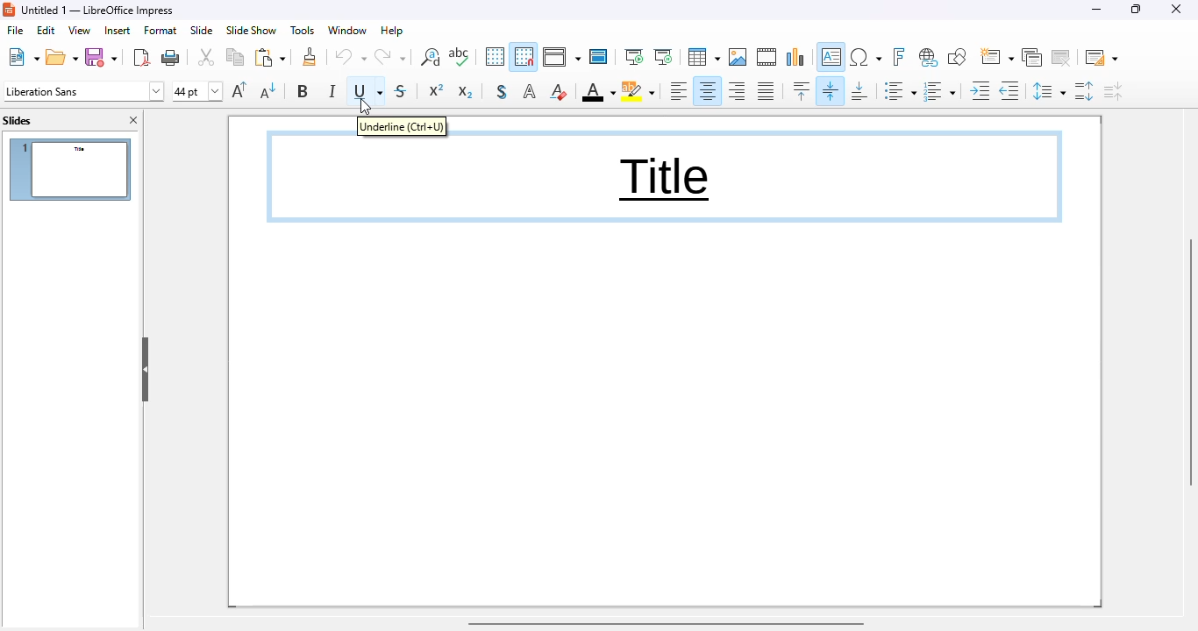 This screenshot has height=631, width=1198. What do you see at coordinates (302, 31) in the screenshot?
I see `tools` at bounding box center [302, 31].